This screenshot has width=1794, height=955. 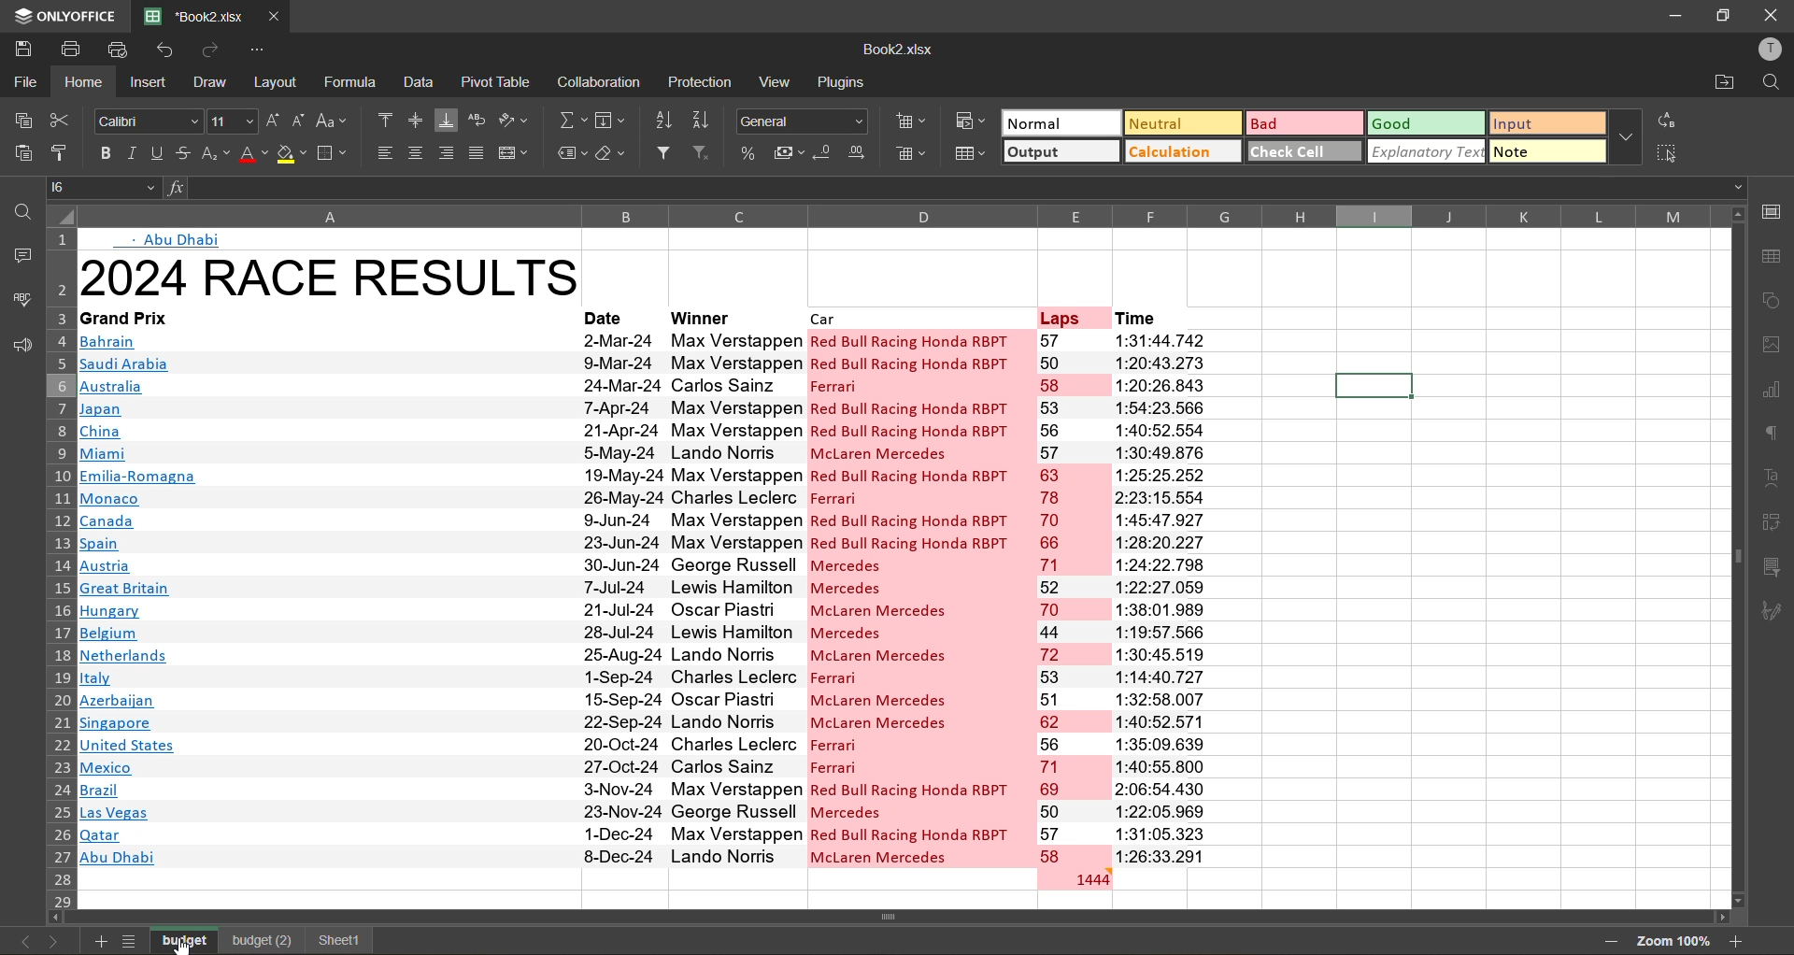 What do you see at coordinates (21, 153) in the screenshot?
I see `paste` at bounding box center [21, 153].